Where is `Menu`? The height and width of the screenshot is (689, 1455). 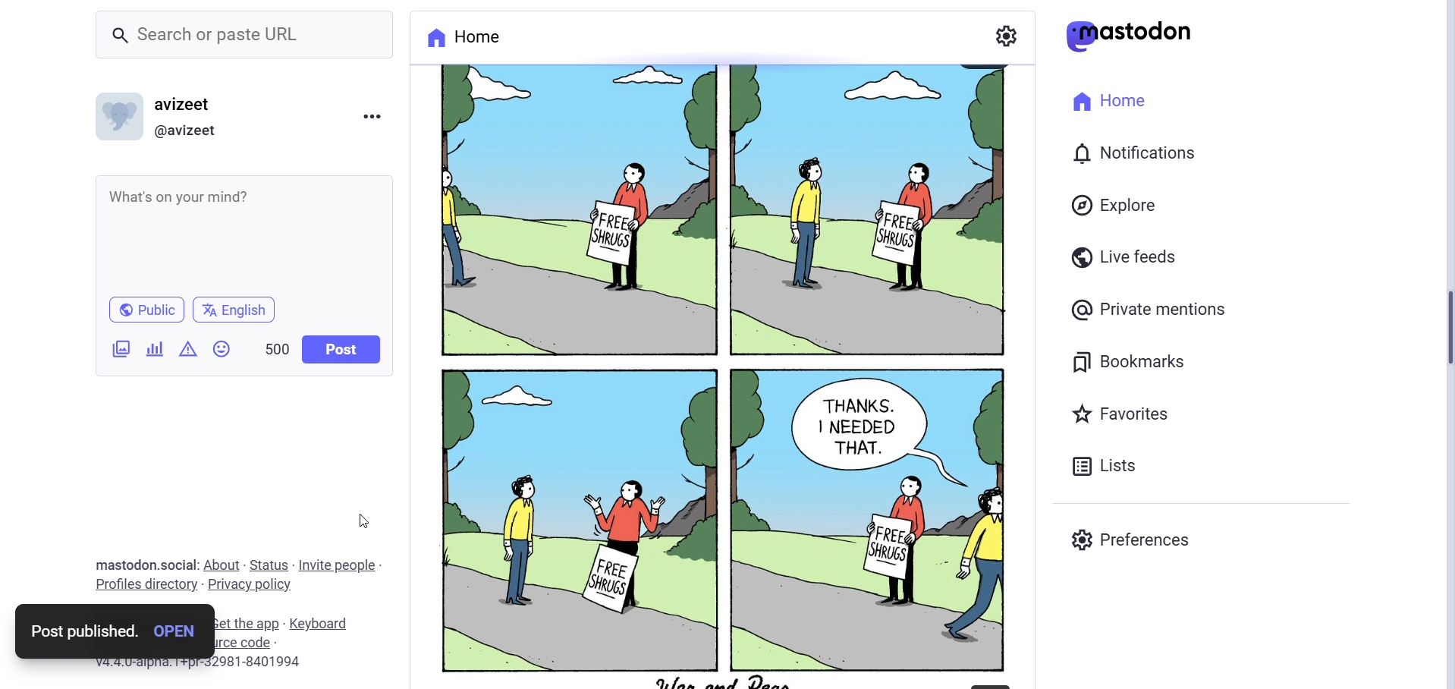 Menu is located at coordinates (372, 119).